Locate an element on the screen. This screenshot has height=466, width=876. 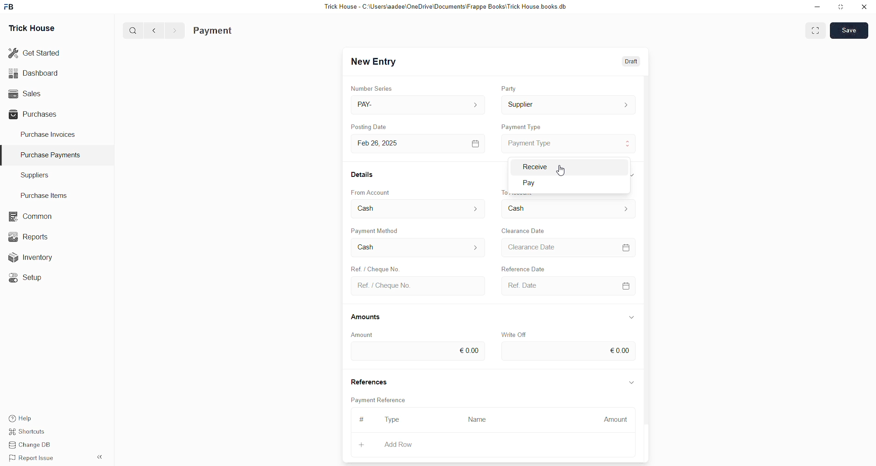
Suppliers is located at coordinates (45, 176).